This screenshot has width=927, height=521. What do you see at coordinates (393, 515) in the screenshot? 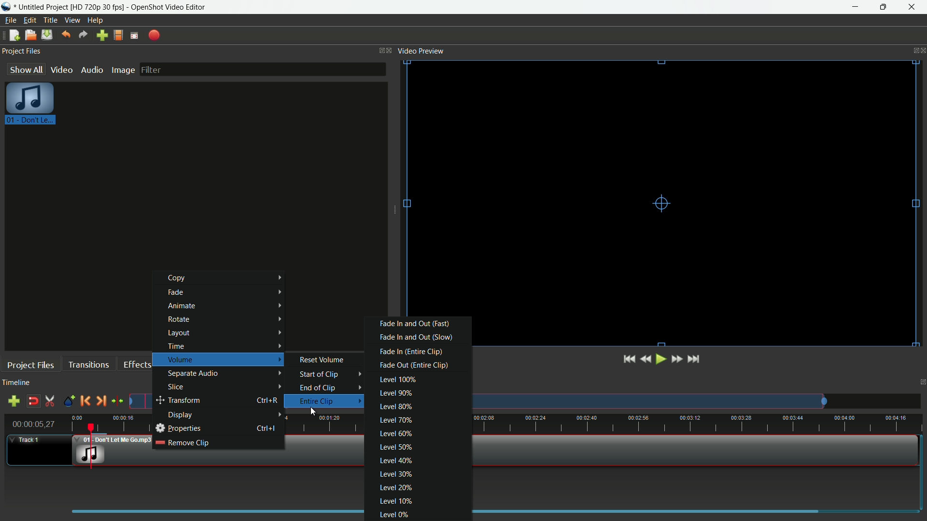
I see `level 0%` at bounding box center [393, 515].